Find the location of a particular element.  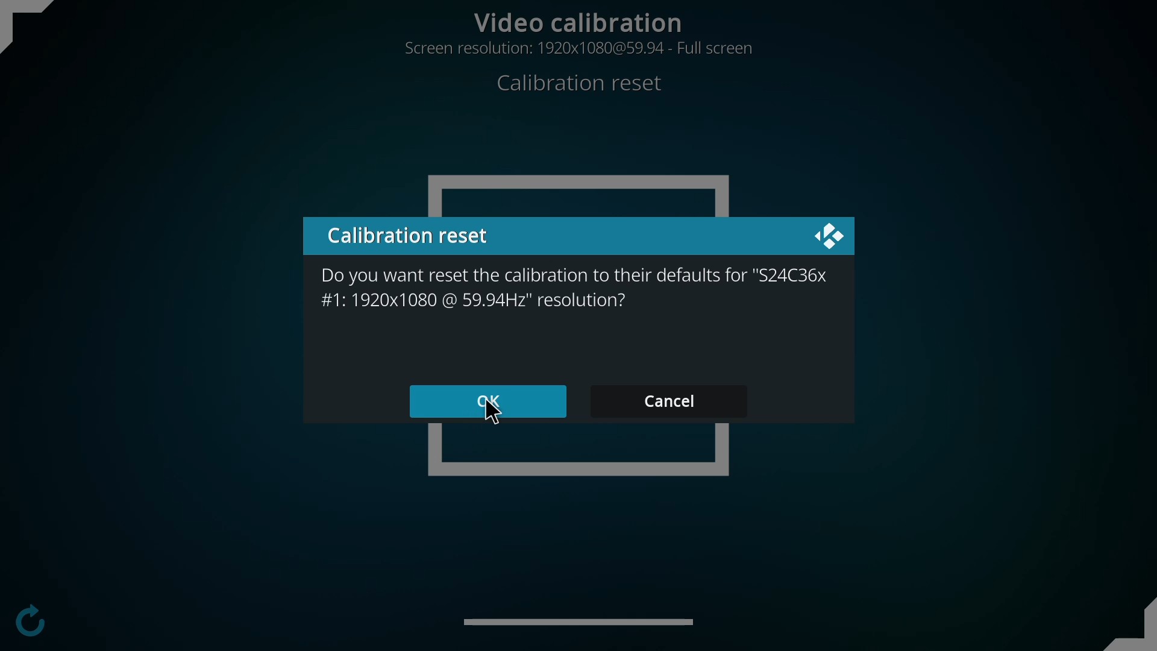

info is located at coordinates (575, 288).